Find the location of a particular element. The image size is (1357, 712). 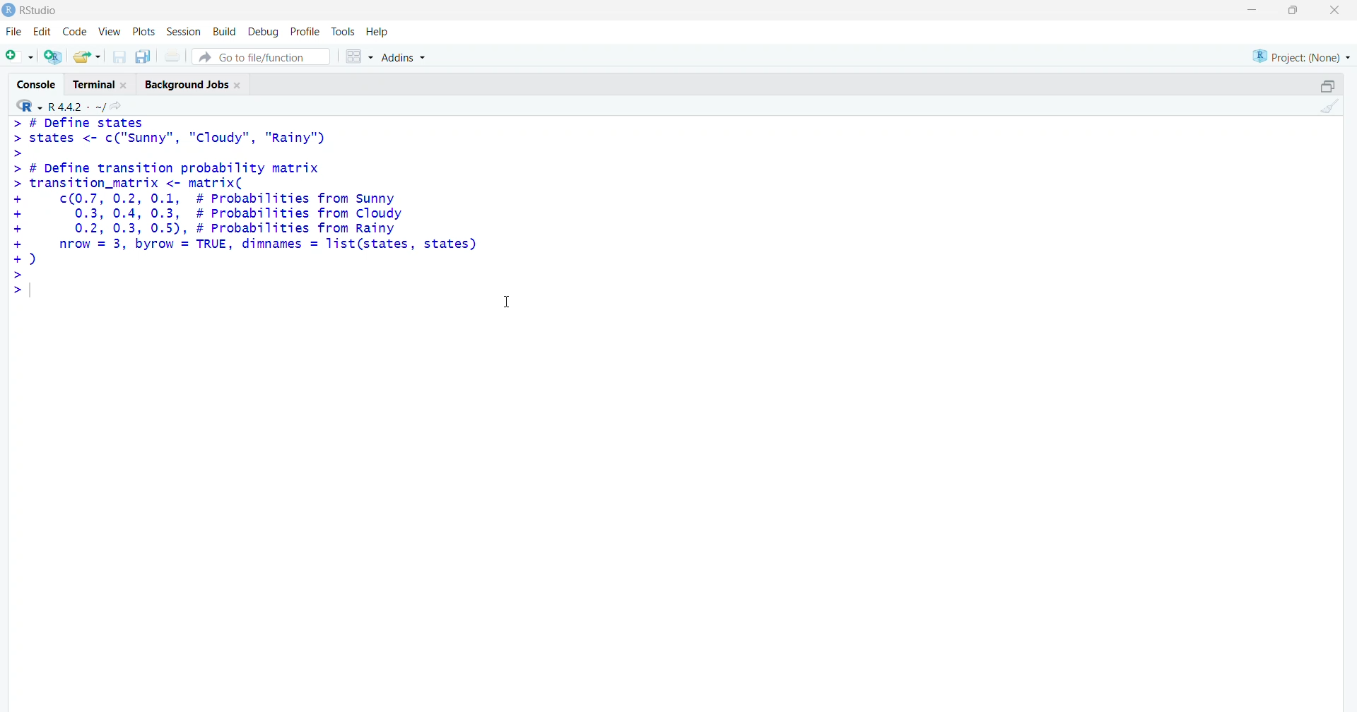

session is located at coordinates (184, 31).